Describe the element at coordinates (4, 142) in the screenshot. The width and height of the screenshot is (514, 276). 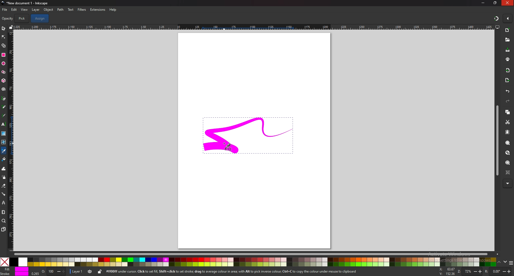
I see `mesh` at that location.